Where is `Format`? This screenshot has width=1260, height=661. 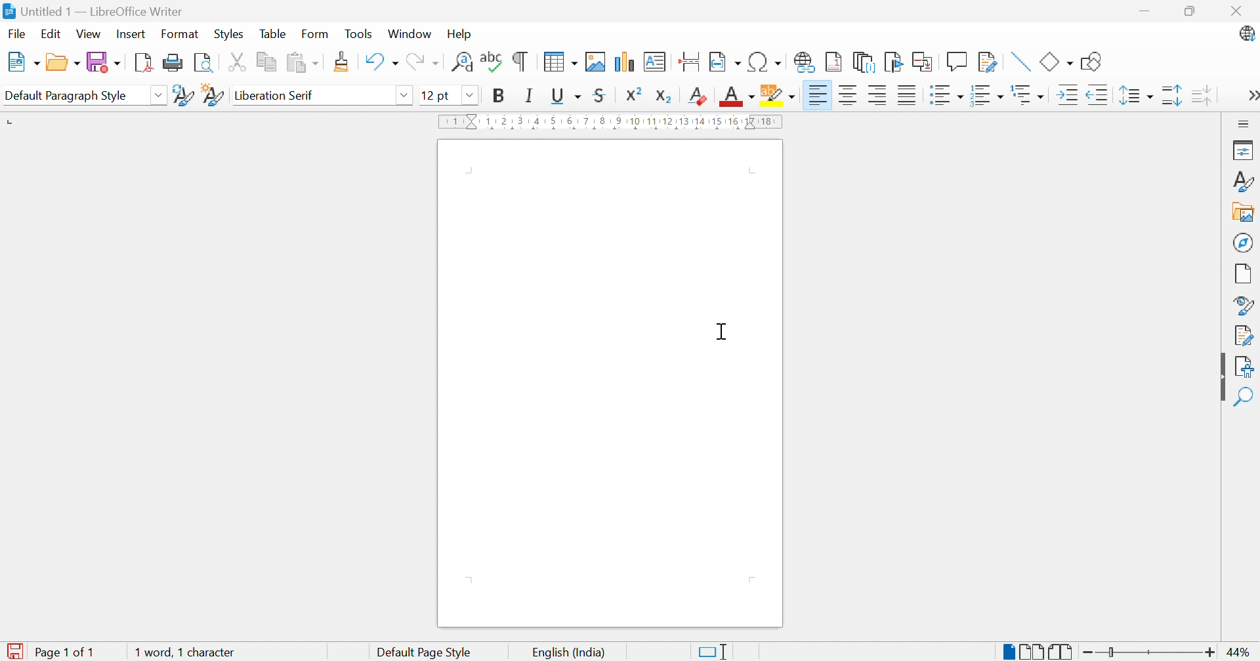 Format is located at coordinates (180, 34).